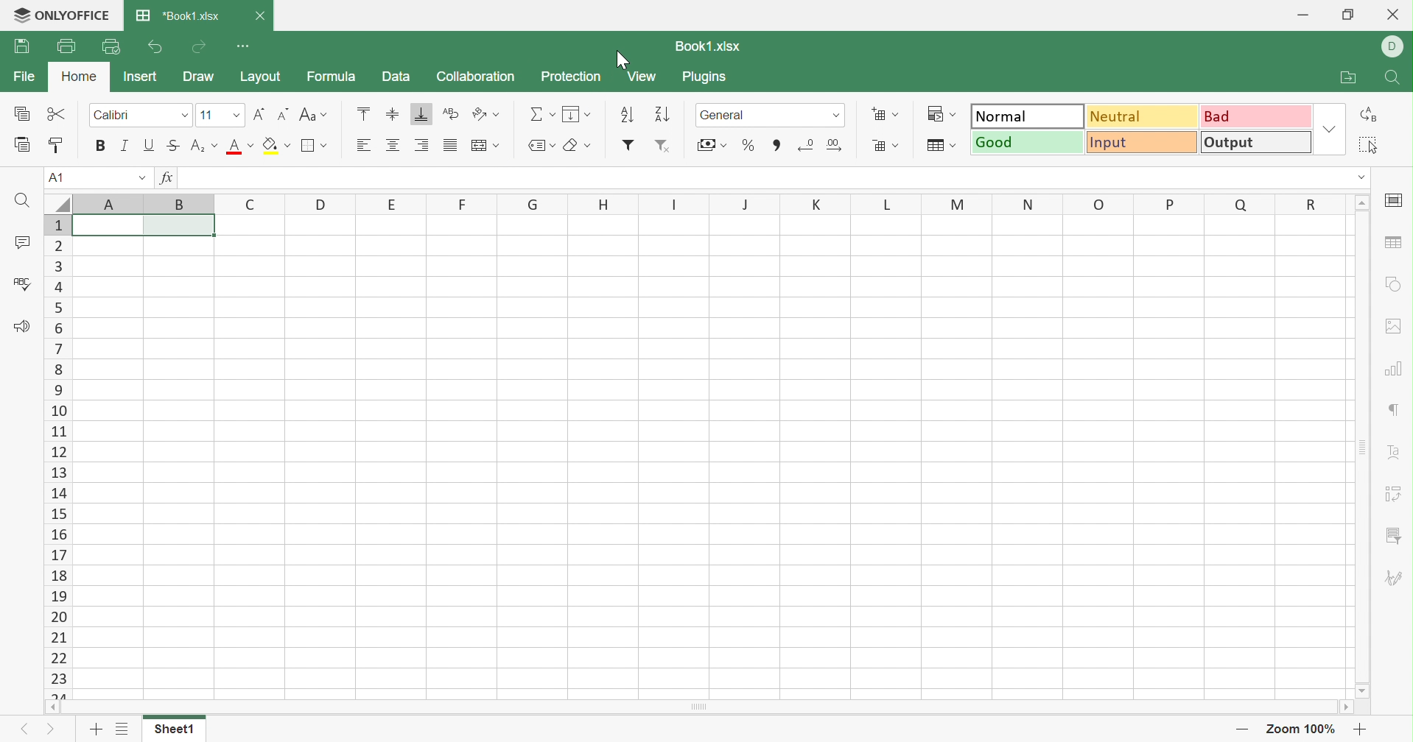 The image size is (1413, 742). I want to click on Text Art settings, so click(1397, 455).